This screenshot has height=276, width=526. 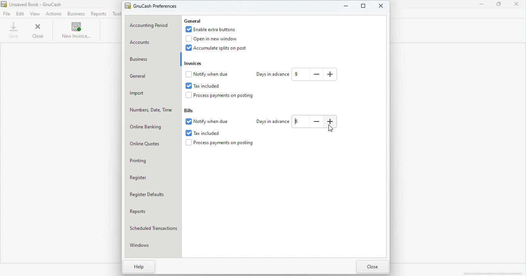 I want to click on Invoices, so click(x=199, y=63).